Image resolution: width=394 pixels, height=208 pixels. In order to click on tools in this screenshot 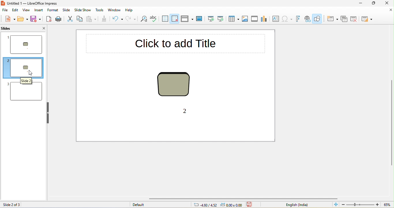, I will do `click(100, 10)`.